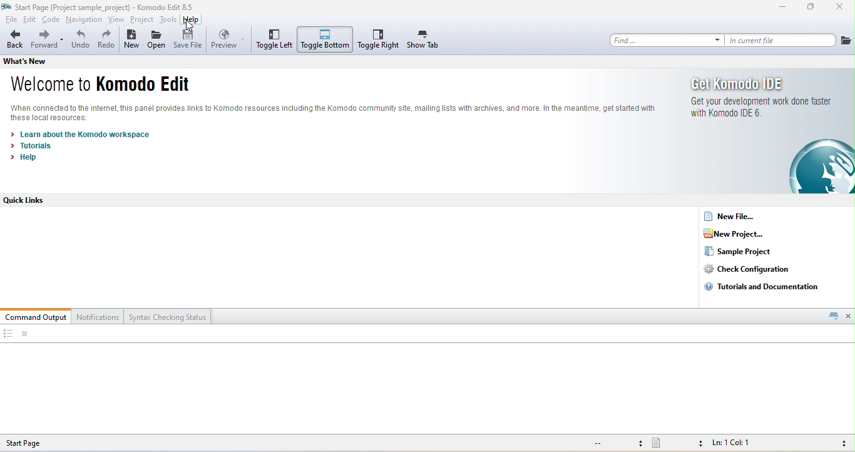  What do you see at coordinates (315, 113) in the screenshot?
I see `connect to internet to see related resouces` at bounding box center [315, 113].